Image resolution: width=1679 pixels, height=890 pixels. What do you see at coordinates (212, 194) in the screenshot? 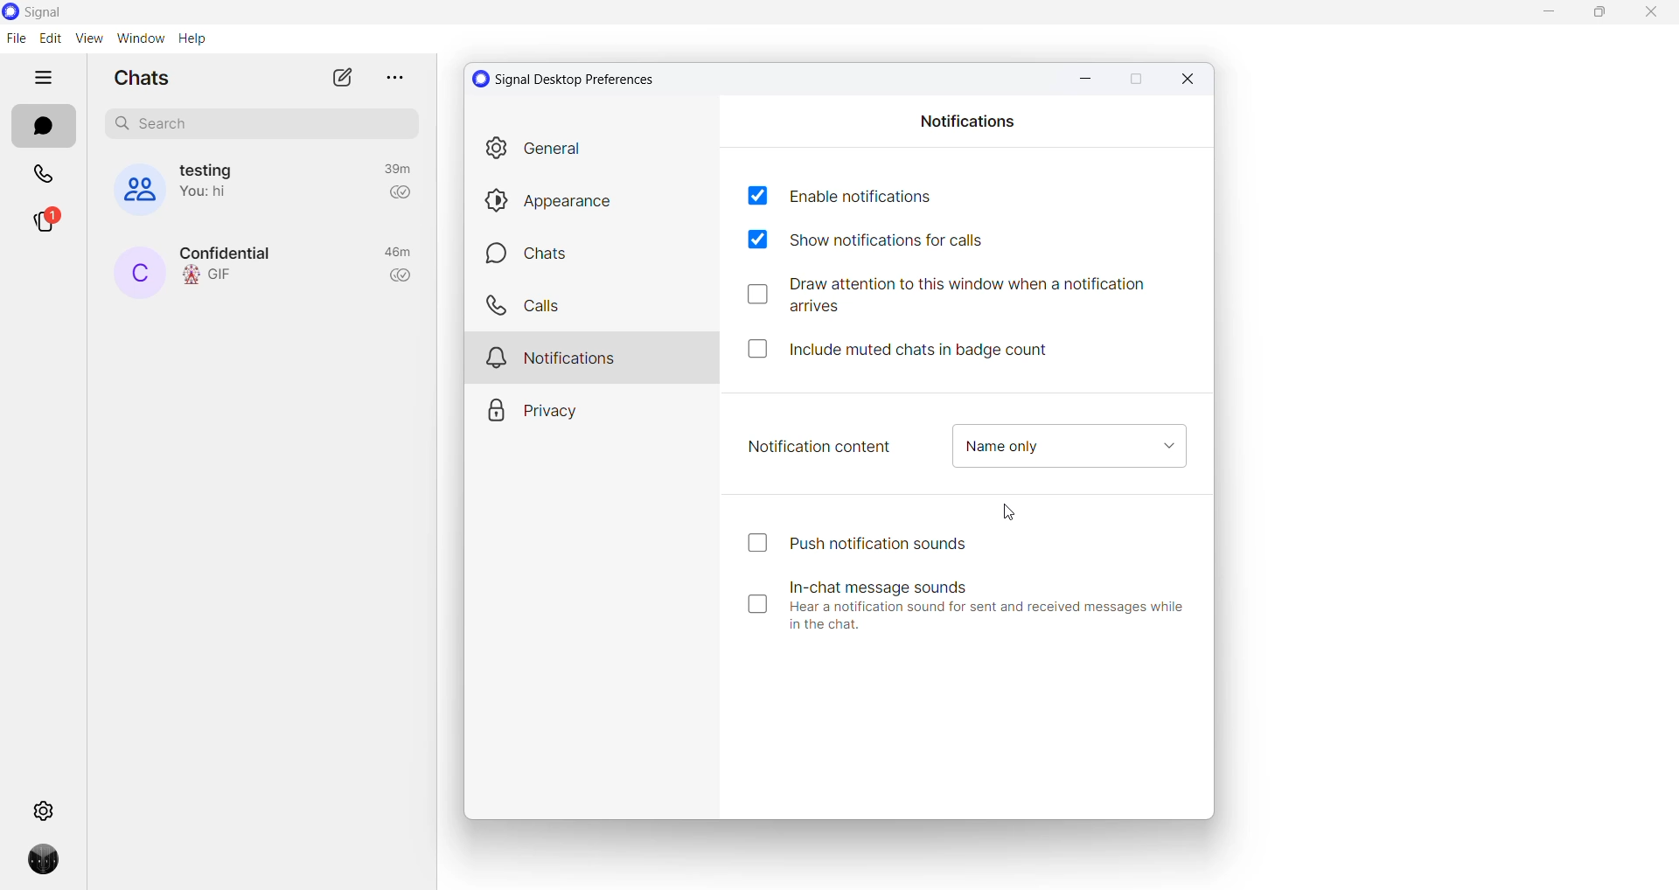
I see `last message` at bounding box center [212, 194].